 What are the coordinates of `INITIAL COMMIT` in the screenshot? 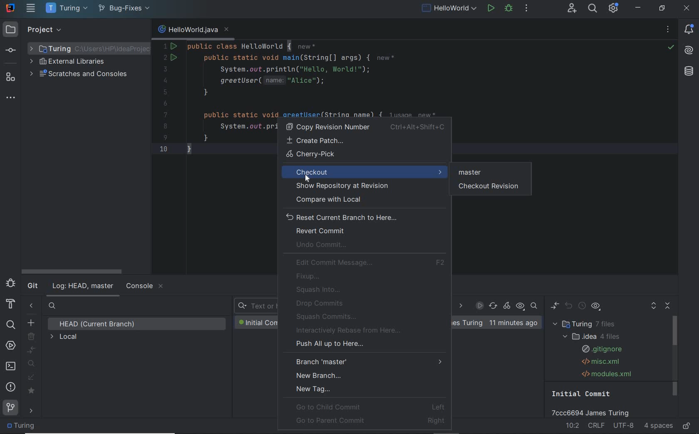 It's located at (257, 323).